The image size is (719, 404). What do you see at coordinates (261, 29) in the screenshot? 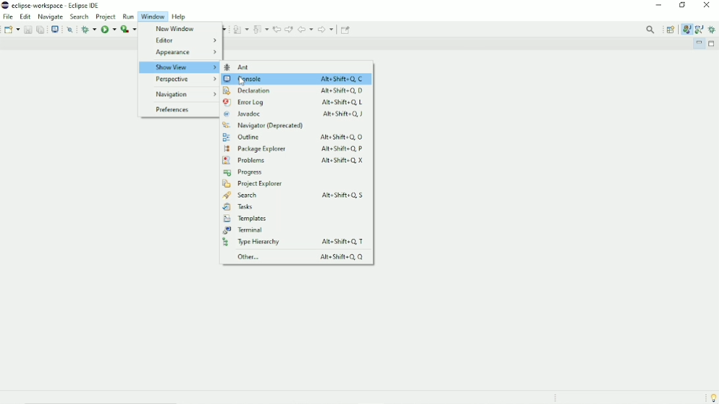
I see `Previous Annotation` at bounding box center [261, 29].